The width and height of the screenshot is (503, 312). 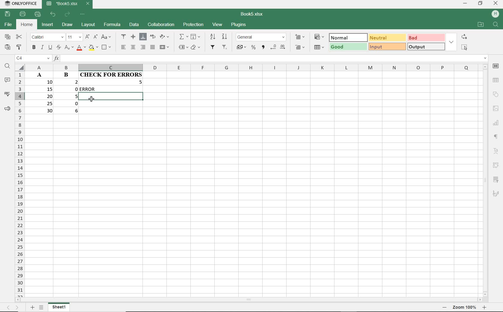 What do you see at coordinates (53, 14) in the screenshot?
I see `UNDO` at bounding box center [53, 14].